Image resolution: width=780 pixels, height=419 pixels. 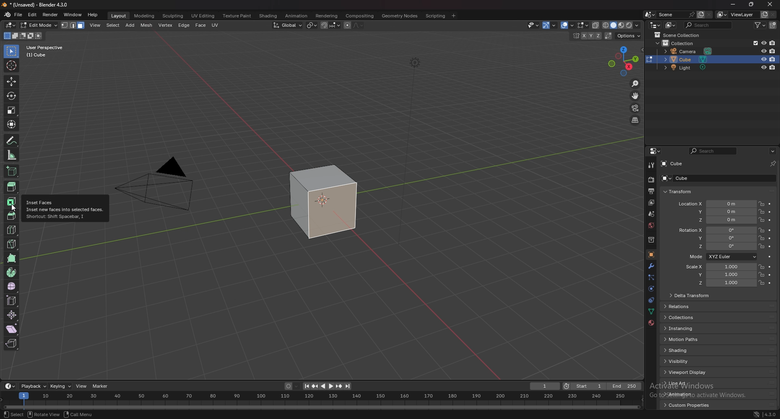 What do you see at coordinates (162, 191) in the screenshot?
I see `pyramid` at bounding box center [162, 191].